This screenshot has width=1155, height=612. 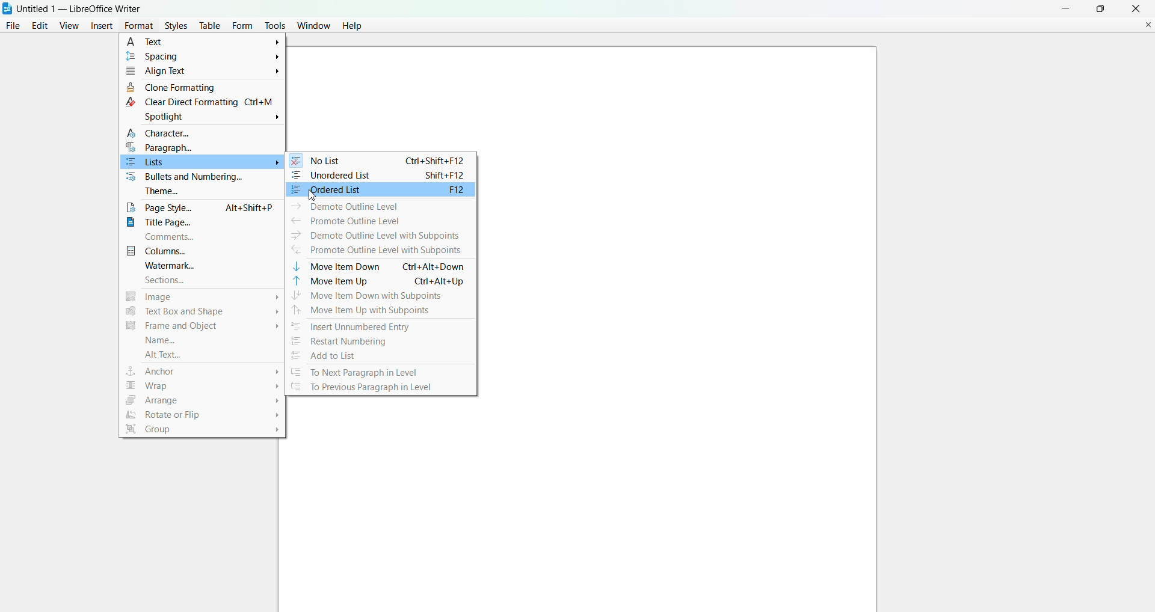 I want to click on anchor, so click(x=200, y=373).